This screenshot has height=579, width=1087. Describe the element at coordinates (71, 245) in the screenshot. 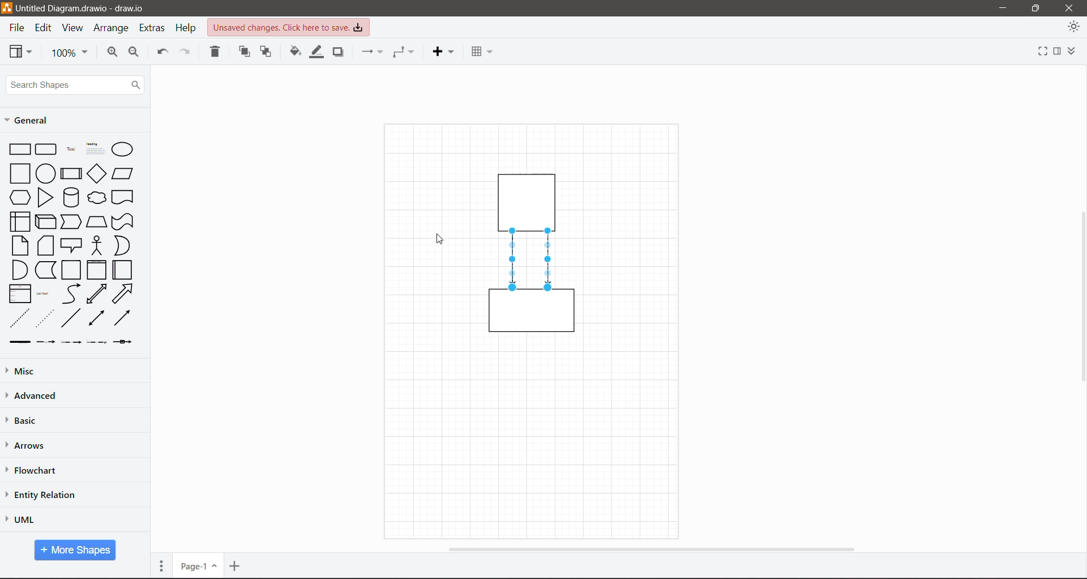

I see `Callout` at that location.